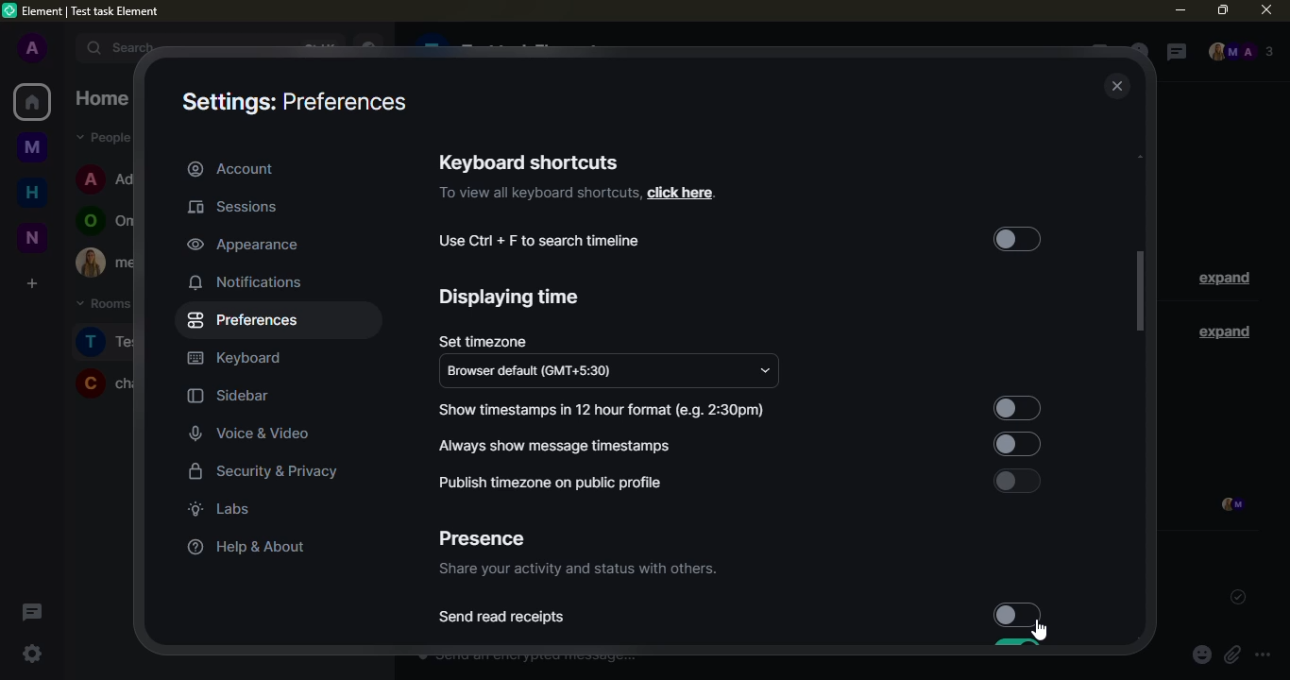 The width and height of the screenshot is (1290, 680). Describe the element at coordinates (242, 547) in the screenshot. I see `help` at that location.